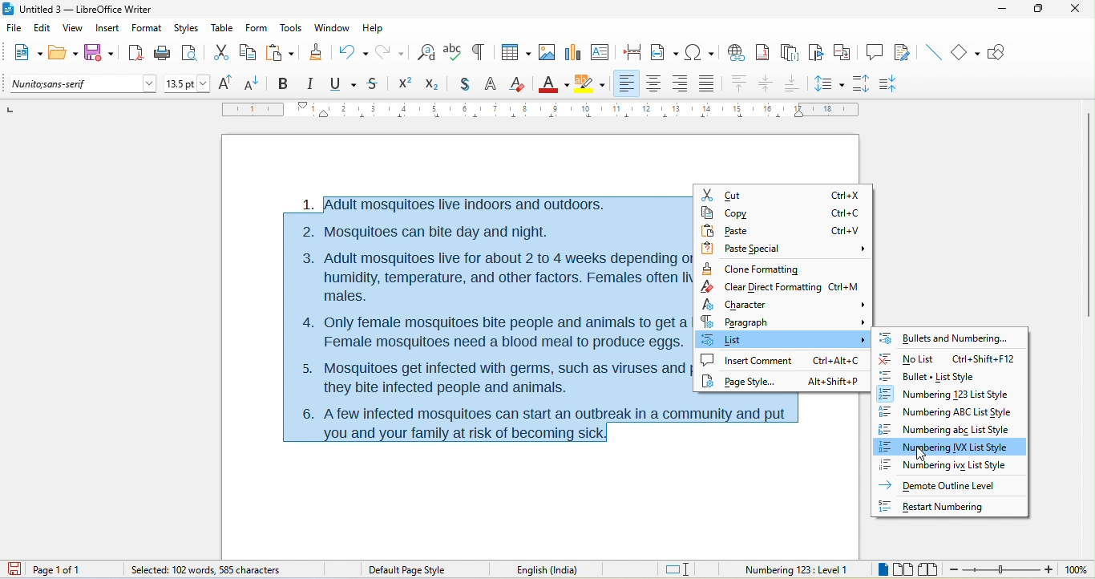 The width and height of the screenshot is (1095, 579). Describe the element at coordinates (709, 86) in the screenshot. I see `justified` at that location.